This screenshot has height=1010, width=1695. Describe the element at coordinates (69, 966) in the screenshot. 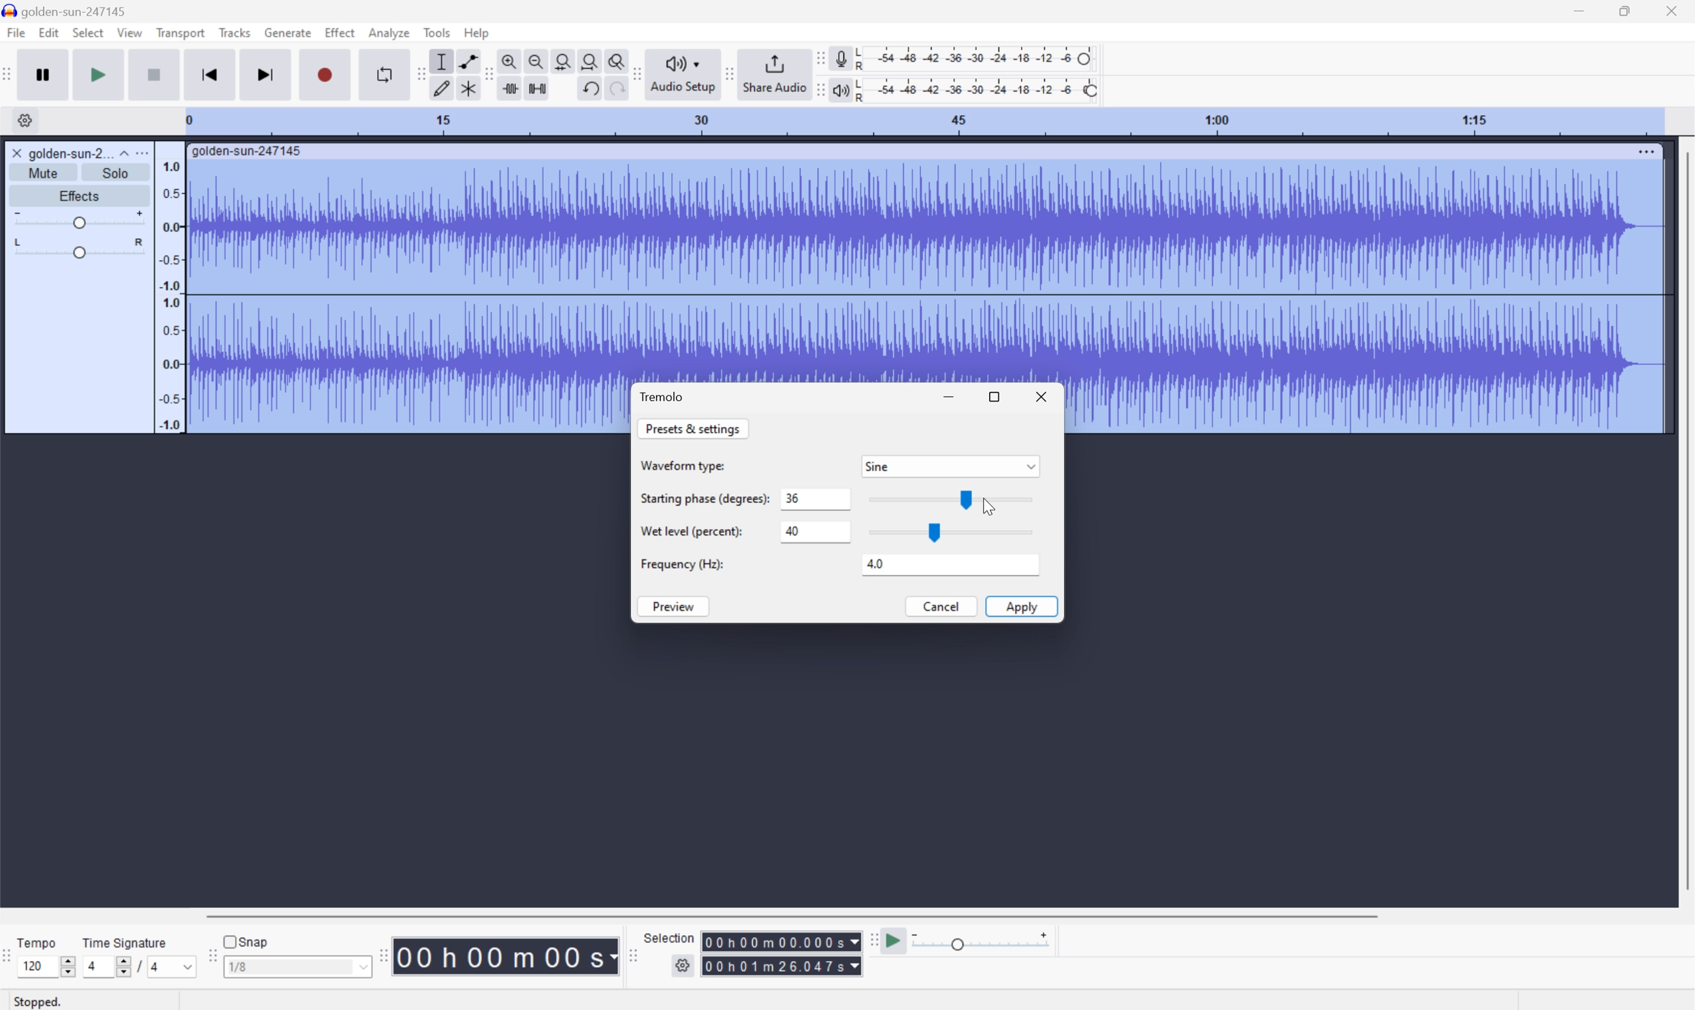

I see `Slider` at that location.